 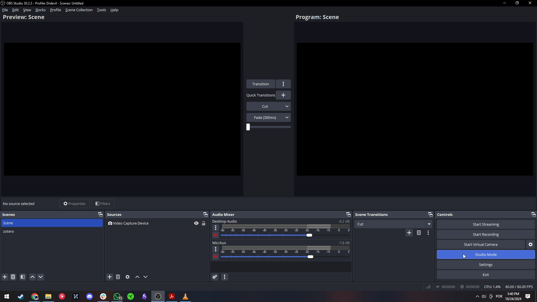 What do you see at coordinates (172, 297) in the screenshot?
I see `adobe reader` at bounding box center [172, 297].